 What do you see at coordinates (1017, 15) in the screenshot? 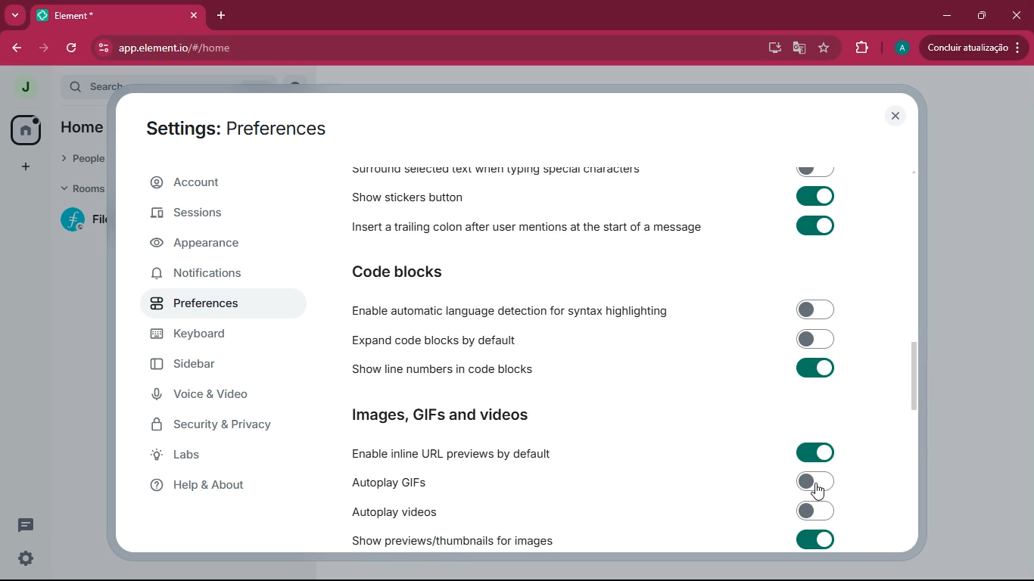
I see `close` at bounding box center [1017, 15].